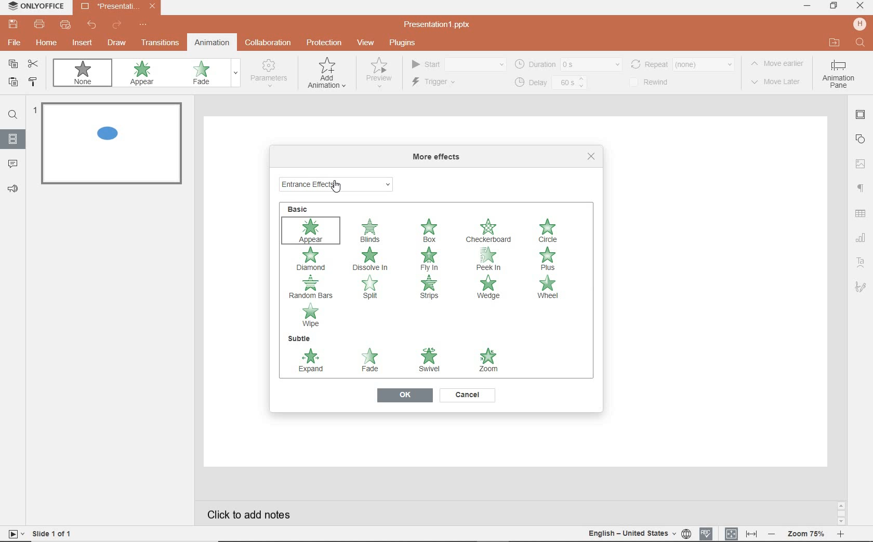 This screenshot has width=873, height=542. Describe the element at coordinates (428, 288) in the screenshot. I see `STRIPS` at that location.